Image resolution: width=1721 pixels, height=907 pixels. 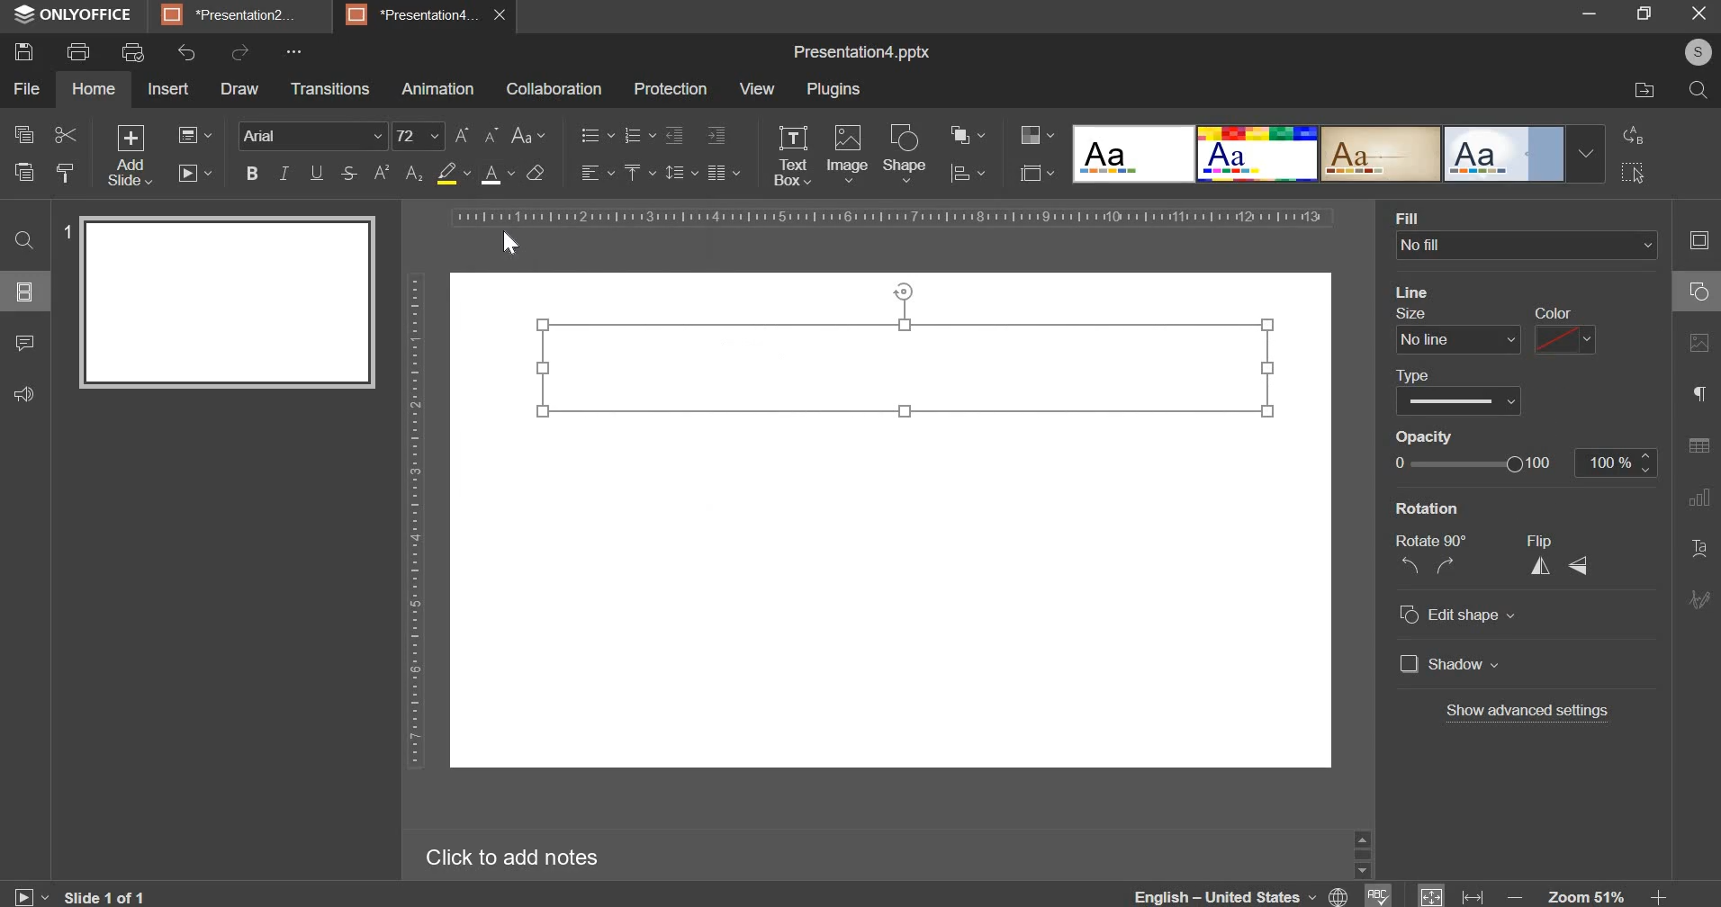 What do you see at coordinates (536, 172) in the screenshot?
I see `clear style` at bounding box center [536, 172].